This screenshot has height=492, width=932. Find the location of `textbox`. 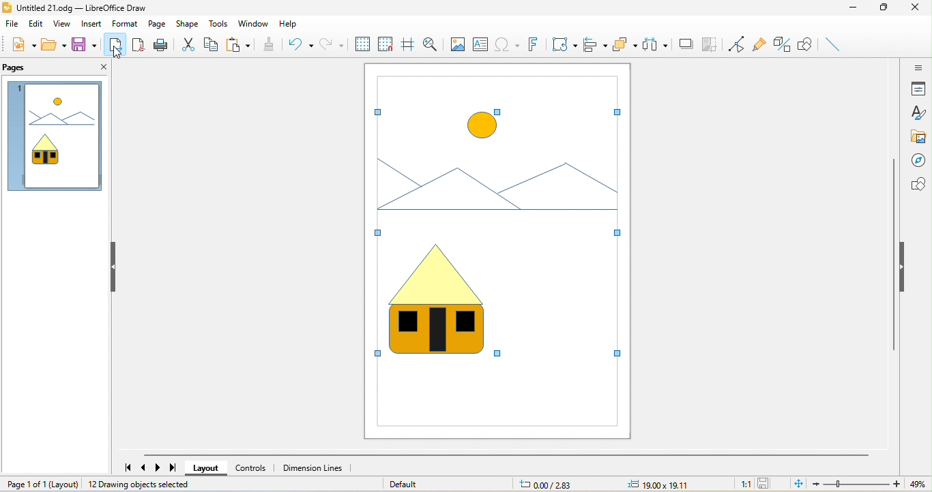

textbox is located at coordinates (482, 45).